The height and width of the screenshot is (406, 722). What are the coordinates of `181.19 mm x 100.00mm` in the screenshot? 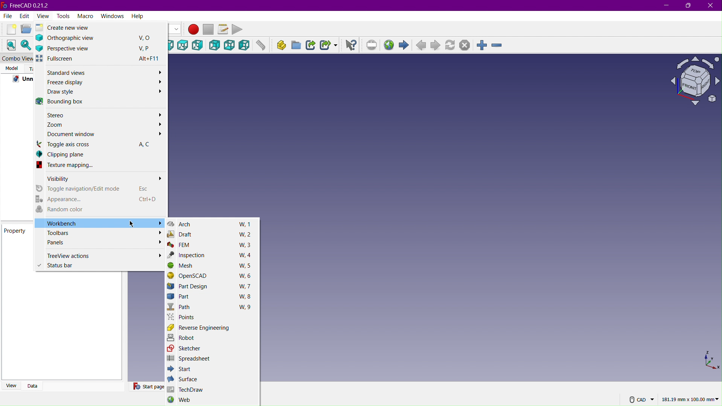 It's located at (690, 399).